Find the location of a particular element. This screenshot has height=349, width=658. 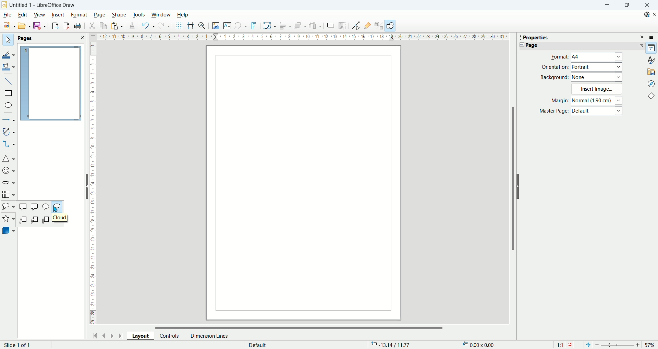

fontwork text is located at coordinates (255, 26).